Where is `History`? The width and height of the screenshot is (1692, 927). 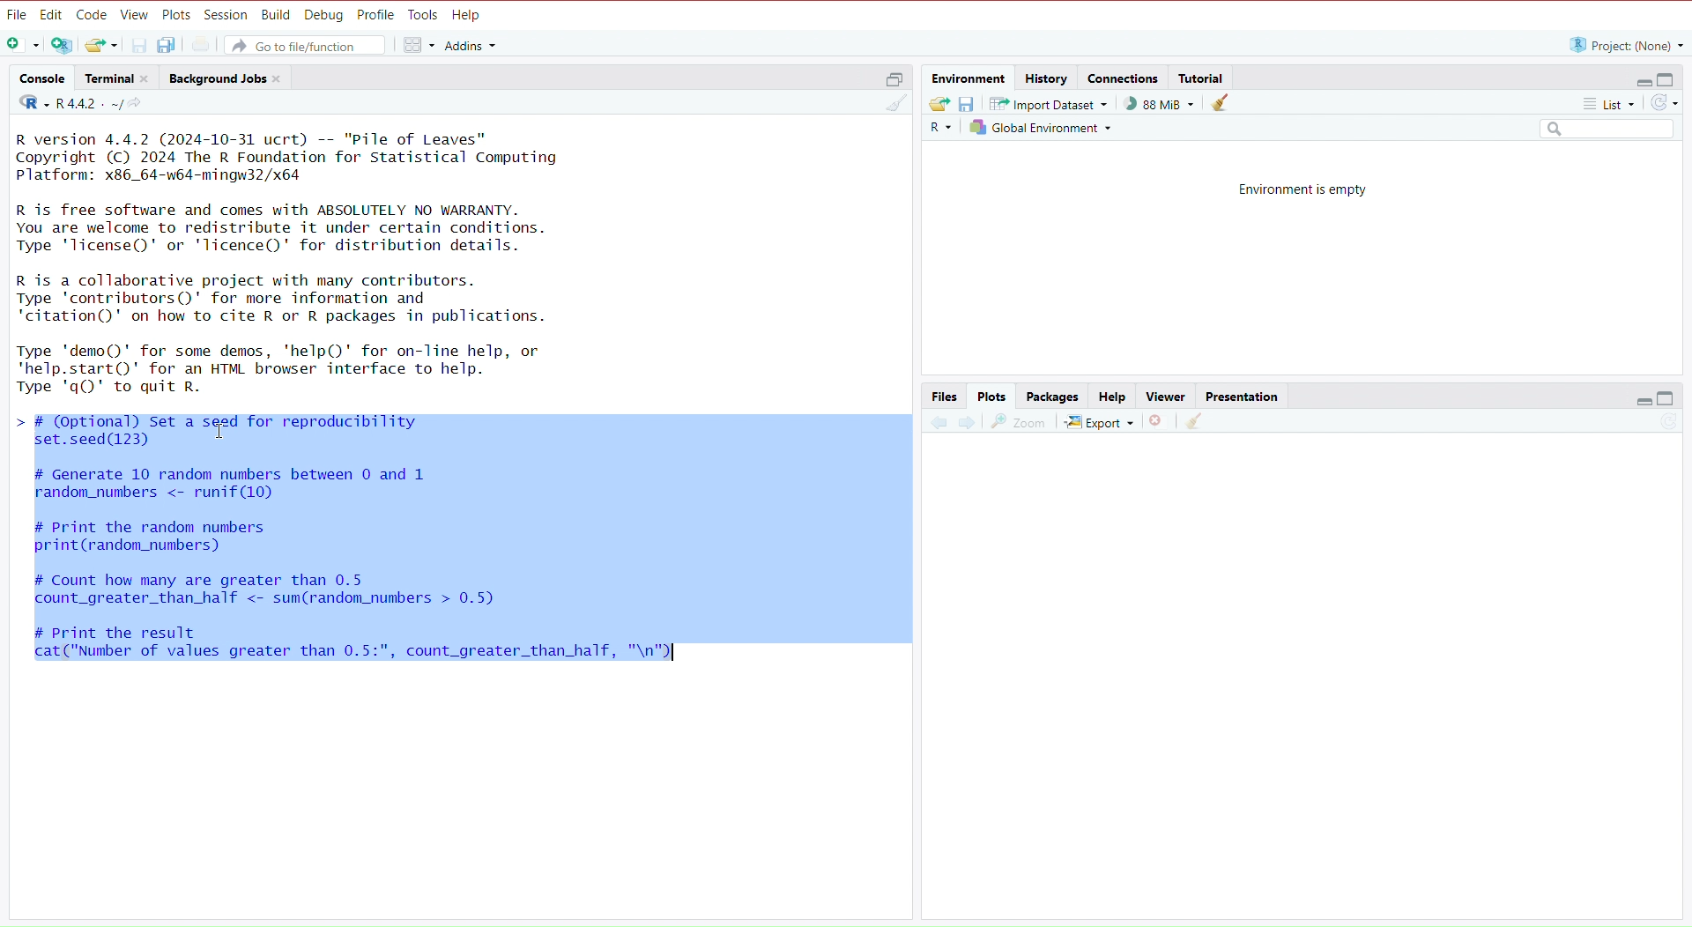 History is located at coordinates (1047, 77).